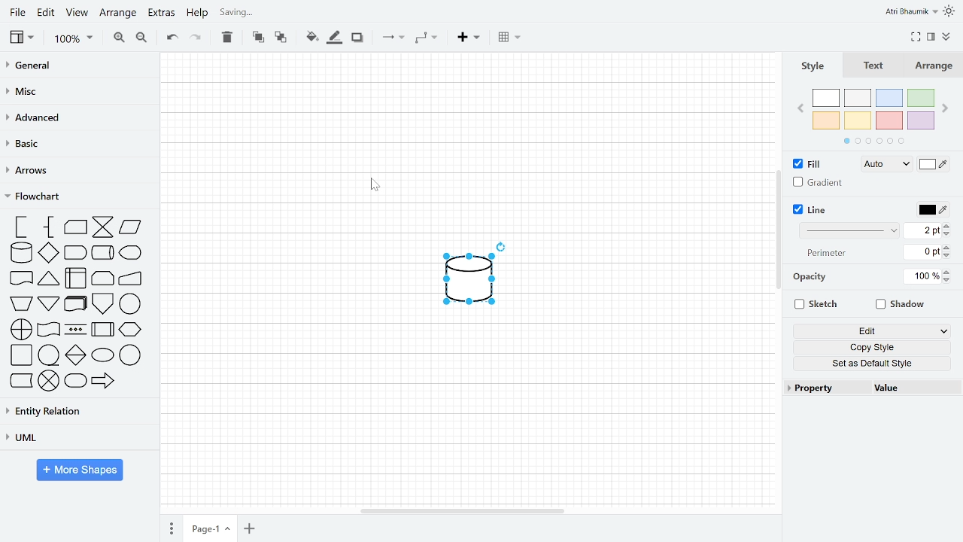 This screenshot has height=542, width=963. What do you see at coordinates (949, 226) in the screenshot?
I see `Line width` at bounding box center [949, 226].